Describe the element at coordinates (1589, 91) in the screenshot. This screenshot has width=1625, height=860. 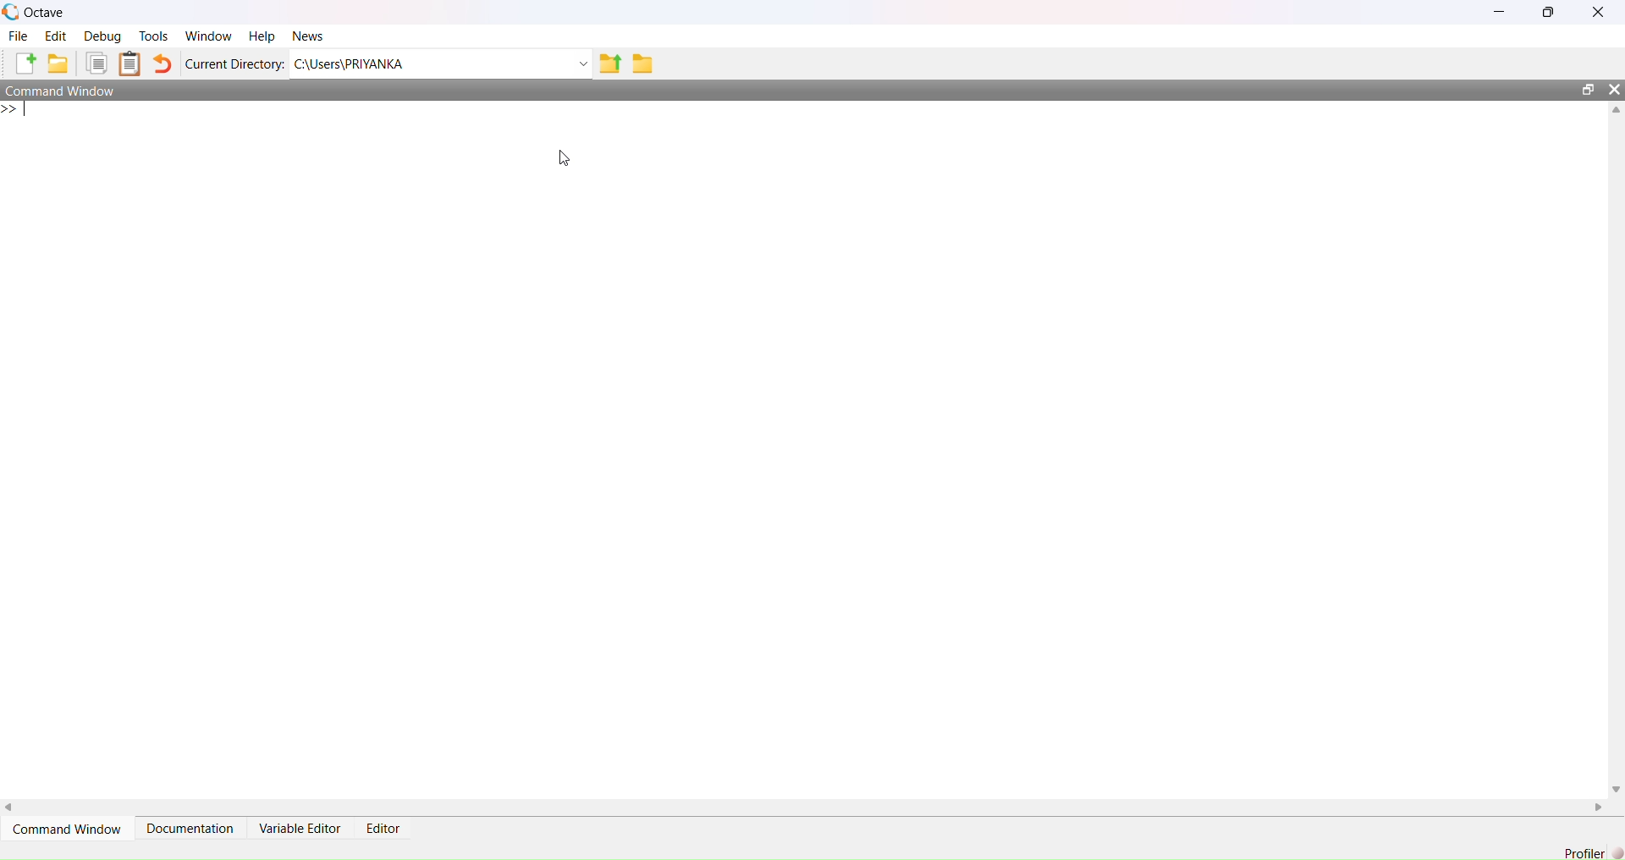
I see `Maximize/Restore` at that location.